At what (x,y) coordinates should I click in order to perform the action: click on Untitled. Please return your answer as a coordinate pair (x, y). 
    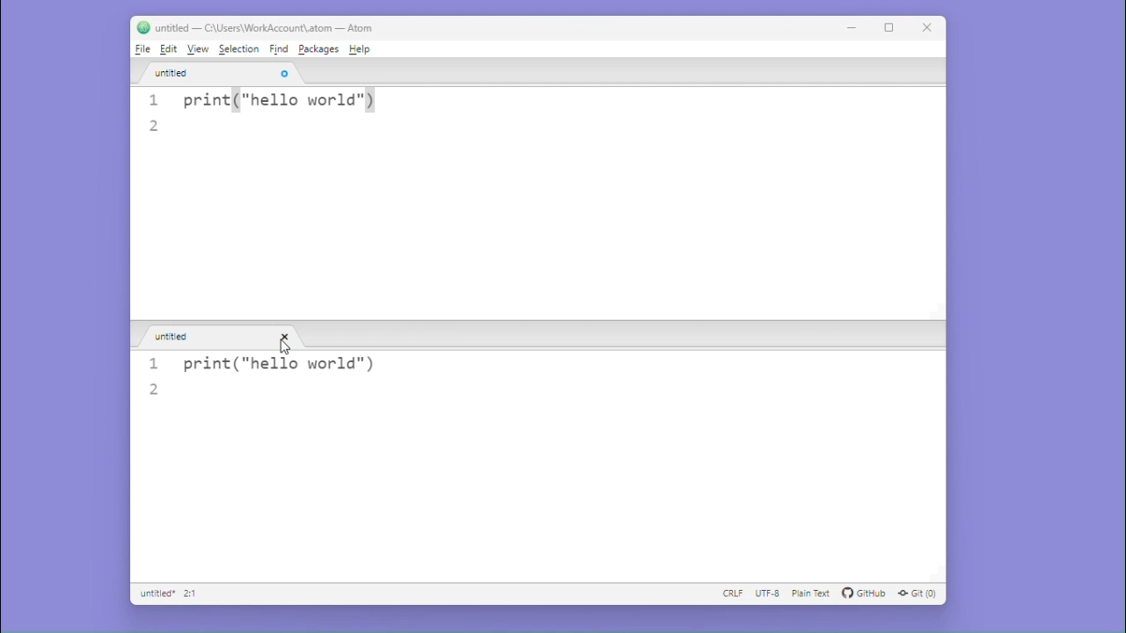
    Looking at the image, I should click on (158, 594).